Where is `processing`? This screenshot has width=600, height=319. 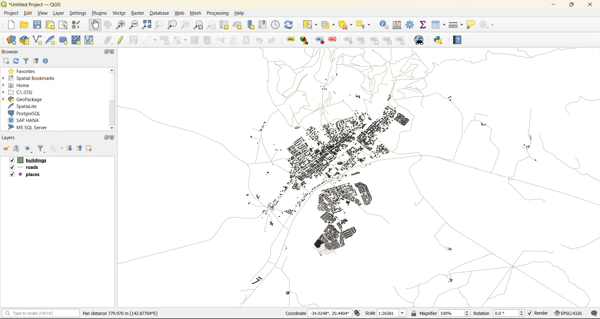
processing is located at coordinates (217, 13).